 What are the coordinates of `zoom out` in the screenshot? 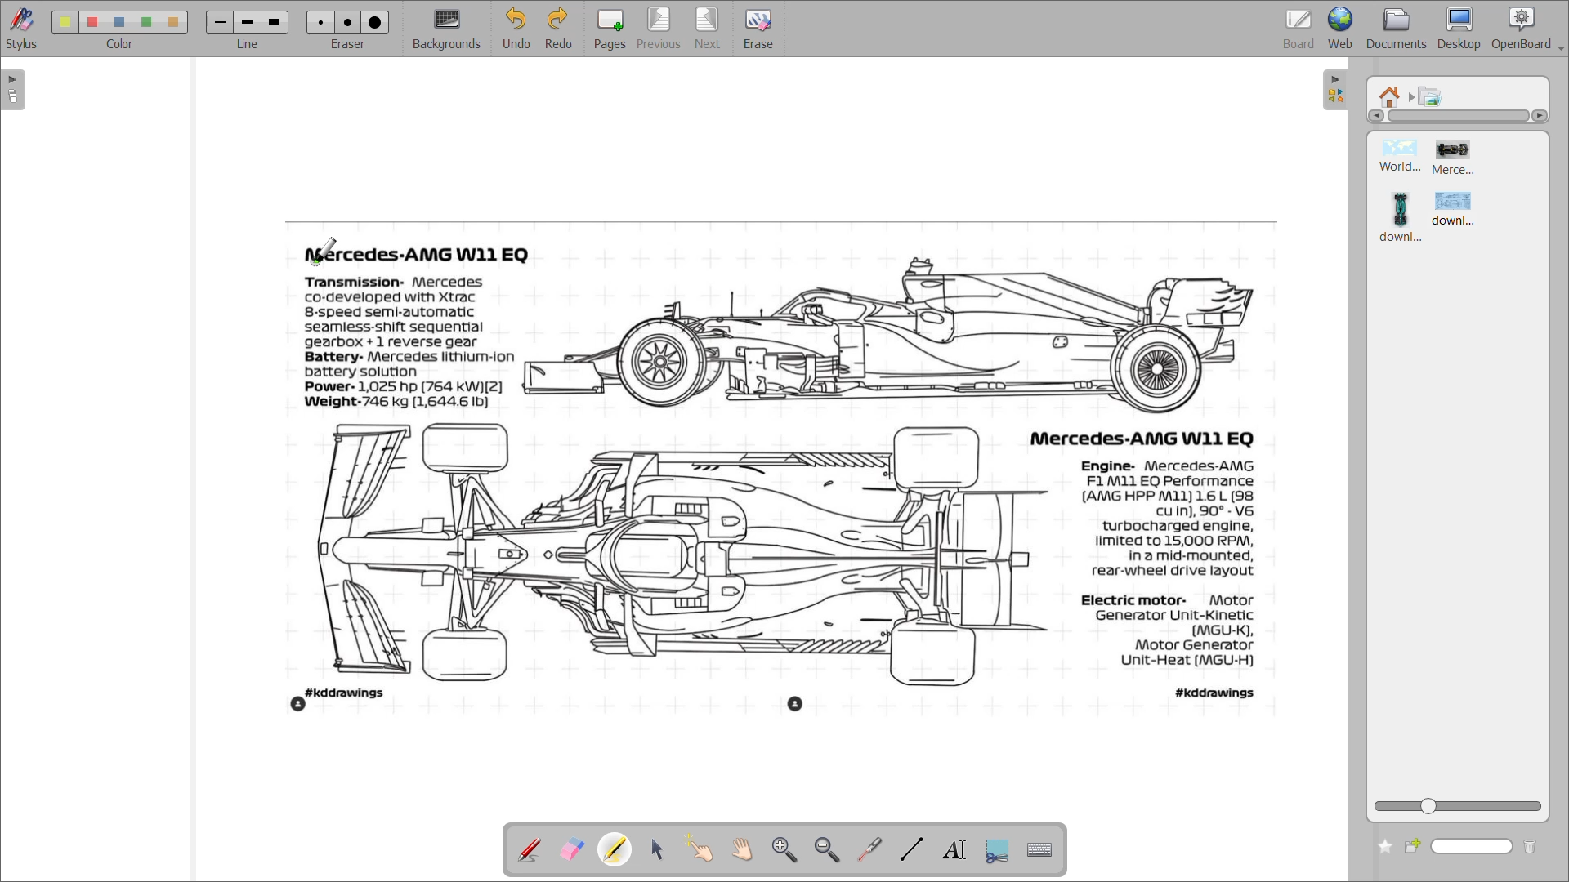 It's located at (827, 850).